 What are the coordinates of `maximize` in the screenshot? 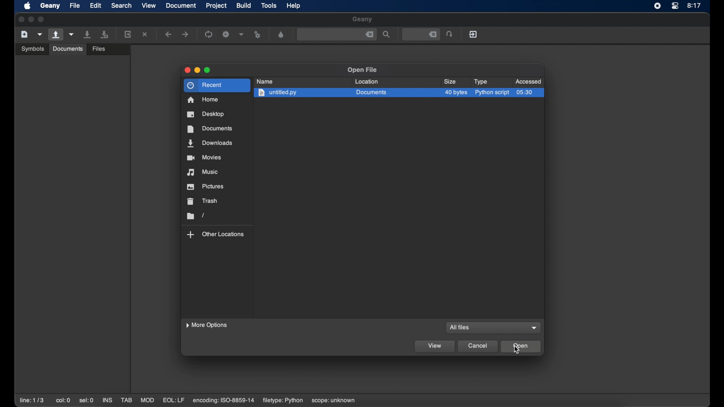 It's located at (42, 20).